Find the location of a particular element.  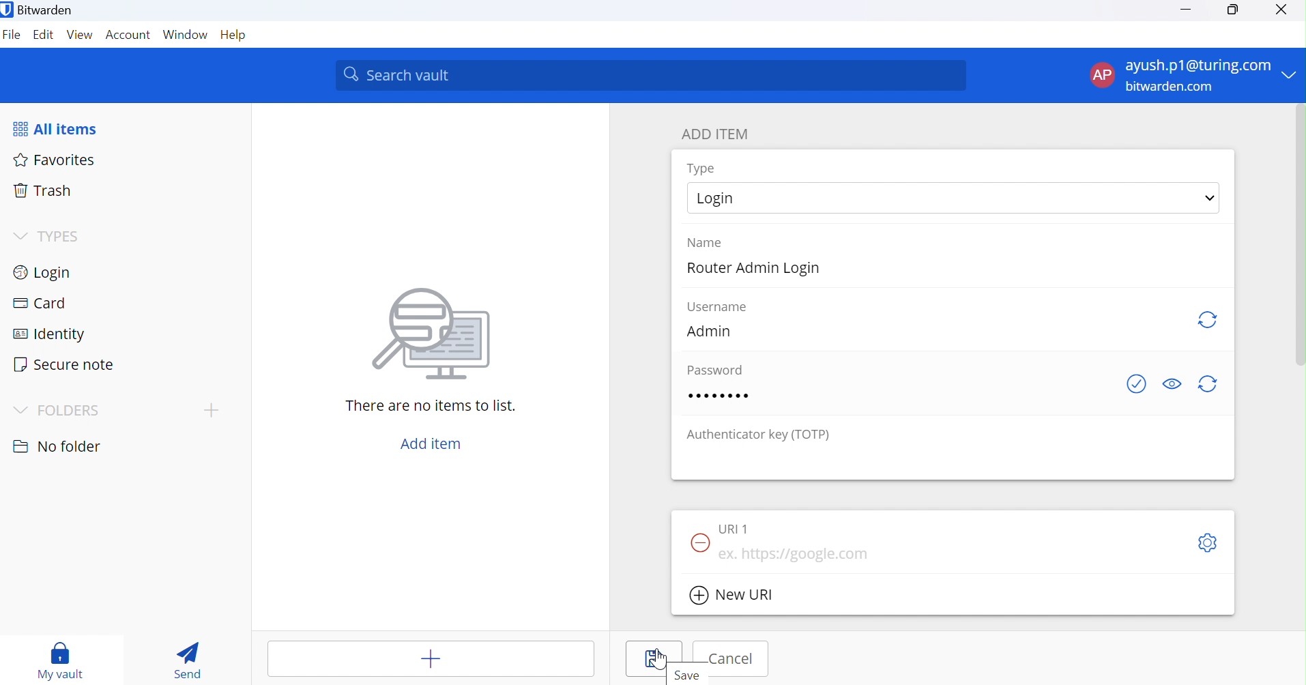

ADD ITEM is located at coordinates (721, 134).